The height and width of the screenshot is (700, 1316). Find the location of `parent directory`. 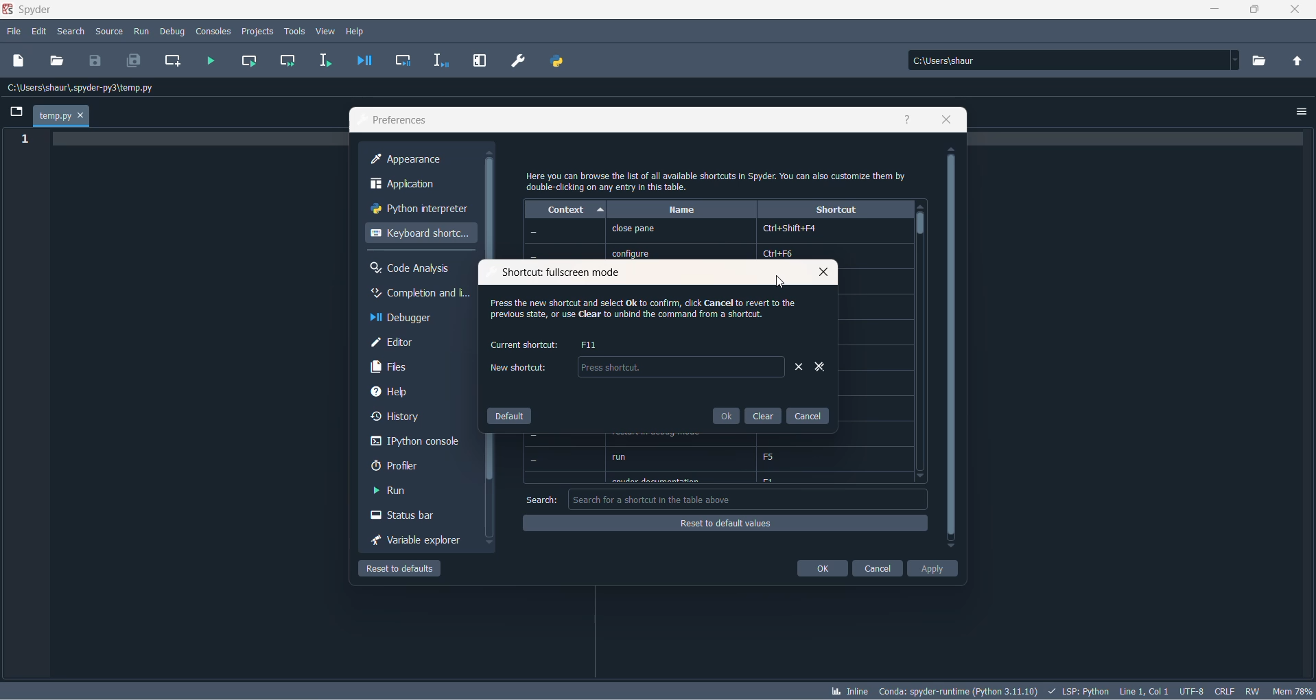

parent directory is located at coordinates (1301, 62).